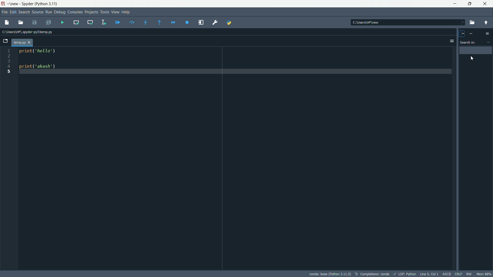 The width and height of the screenshot is (493, 277). I want to click on mem 86%, so click(484, 274).